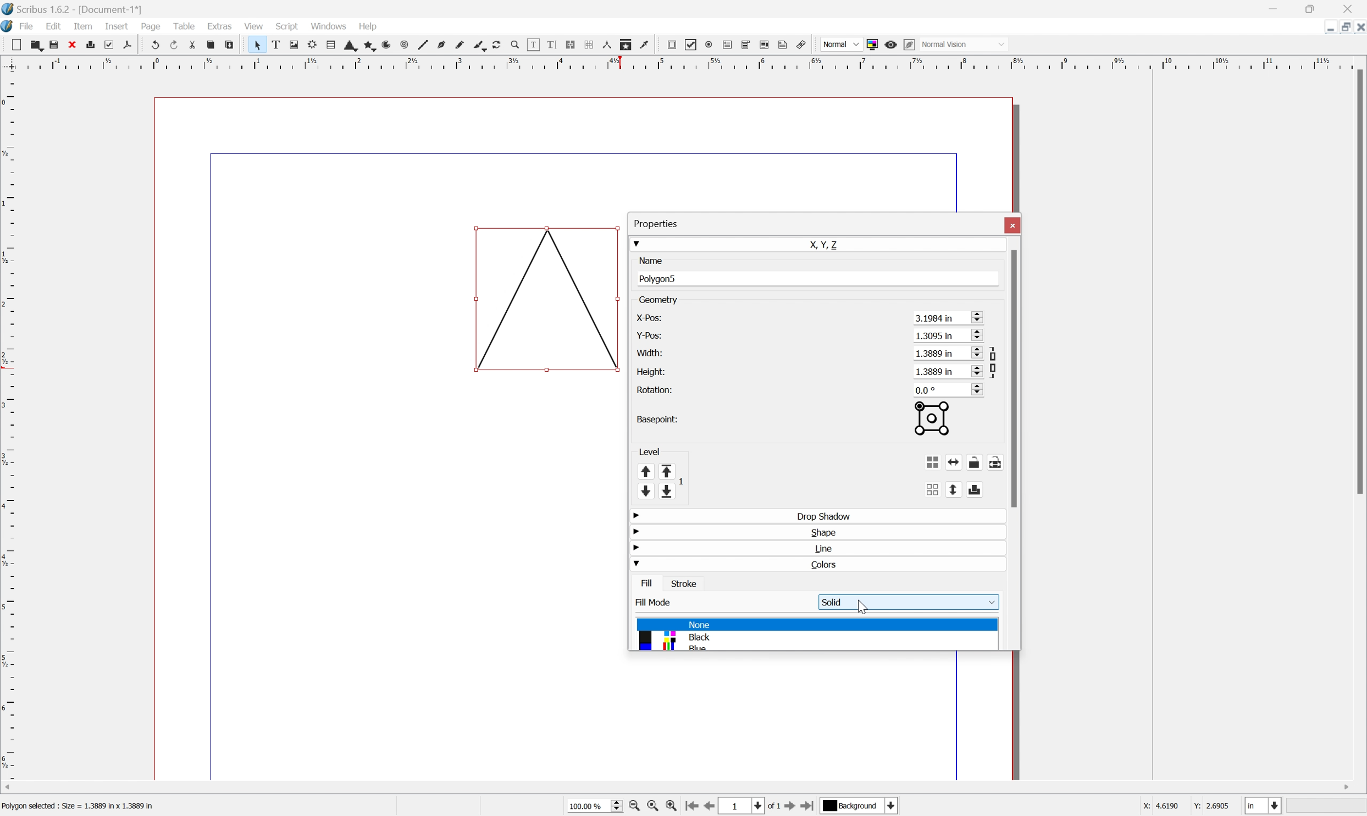 The height and width of the screenshot is (816, 1367). Describe the element at coordinates (346, 47) in the screenshot. I see `Shape` at that location.